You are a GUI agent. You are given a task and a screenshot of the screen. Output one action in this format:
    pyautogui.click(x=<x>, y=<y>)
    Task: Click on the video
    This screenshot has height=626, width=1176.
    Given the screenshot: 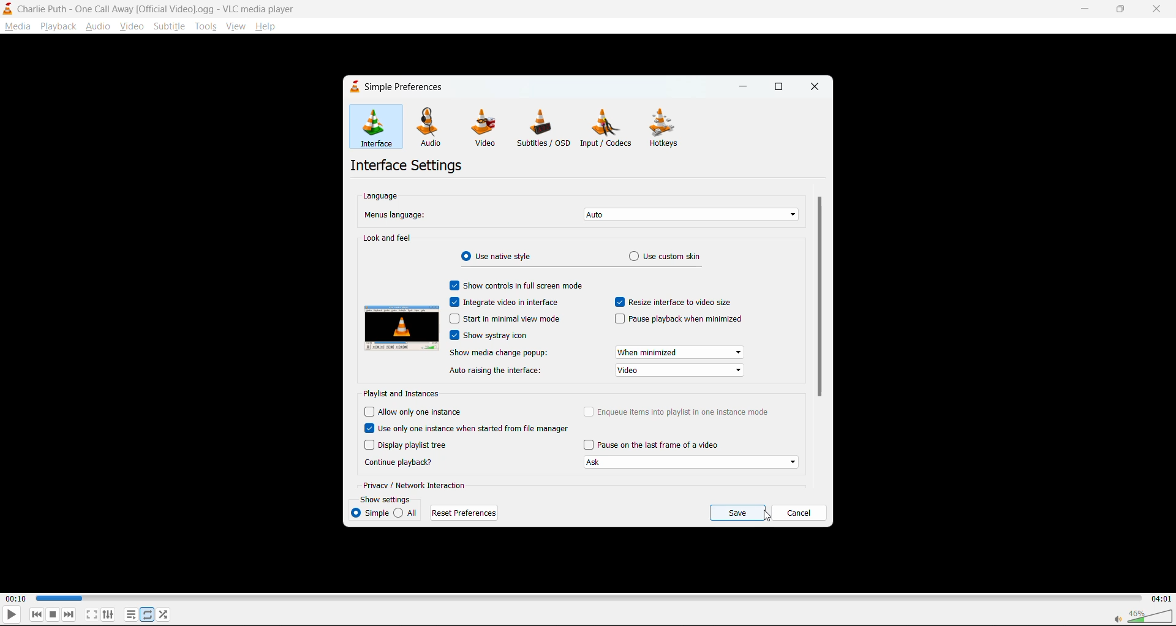 What is the action you would take?
    pyautogui.click(x=485, y=129)
    